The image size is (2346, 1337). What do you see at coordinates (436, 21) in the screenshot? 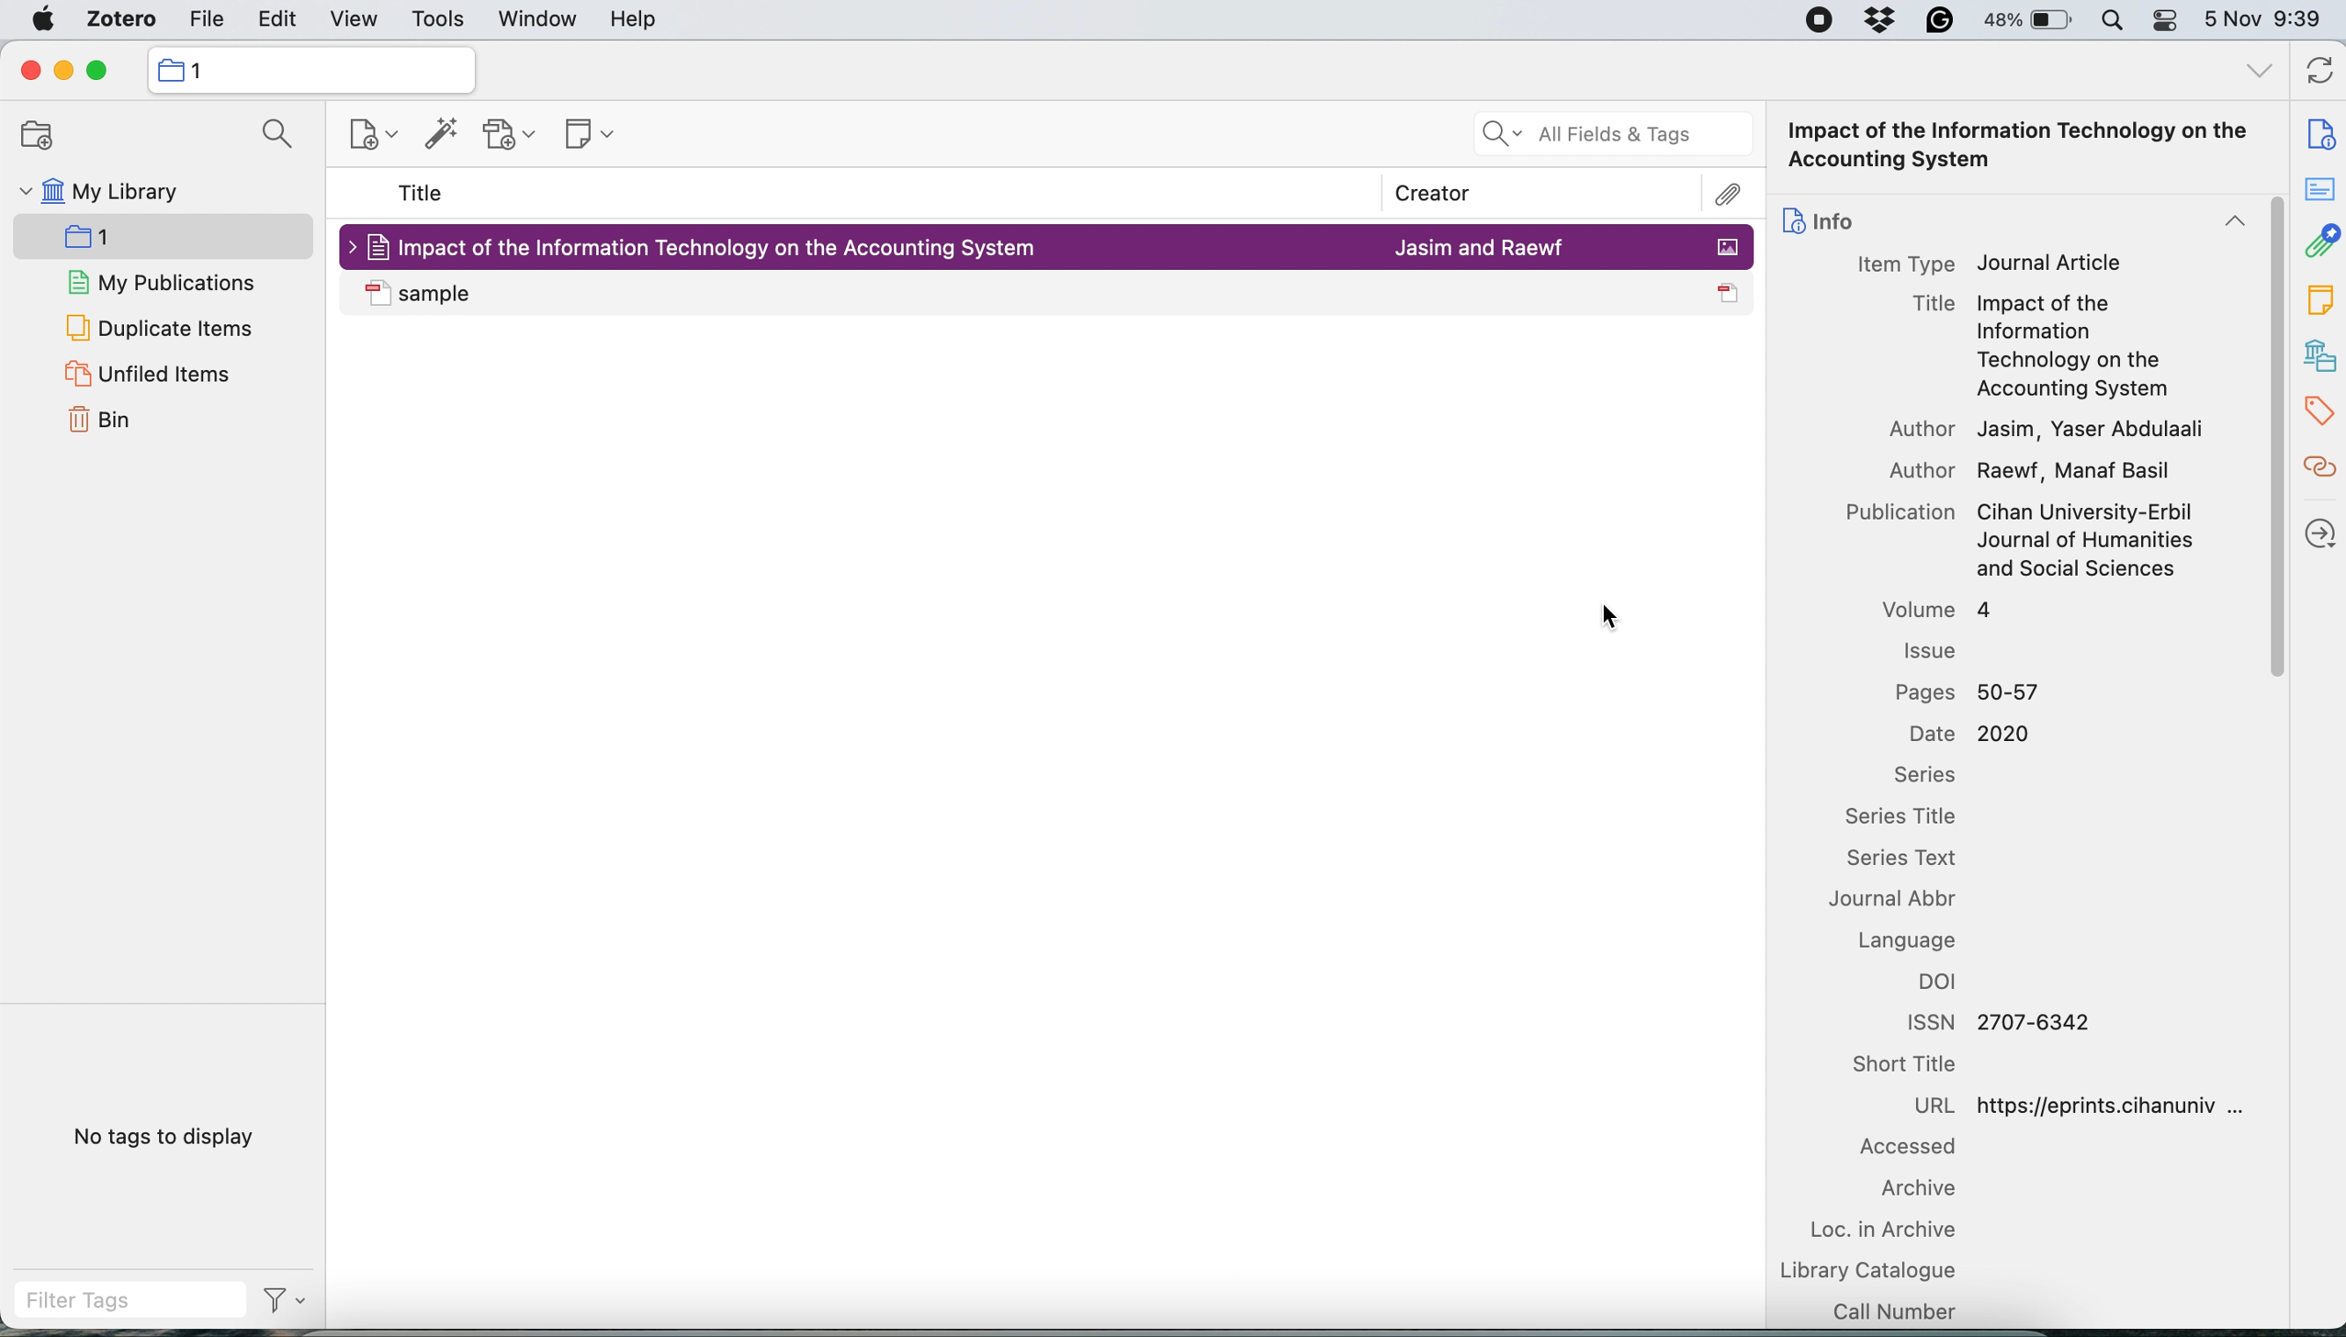
I see `tools` at bounding box center [436, 21].